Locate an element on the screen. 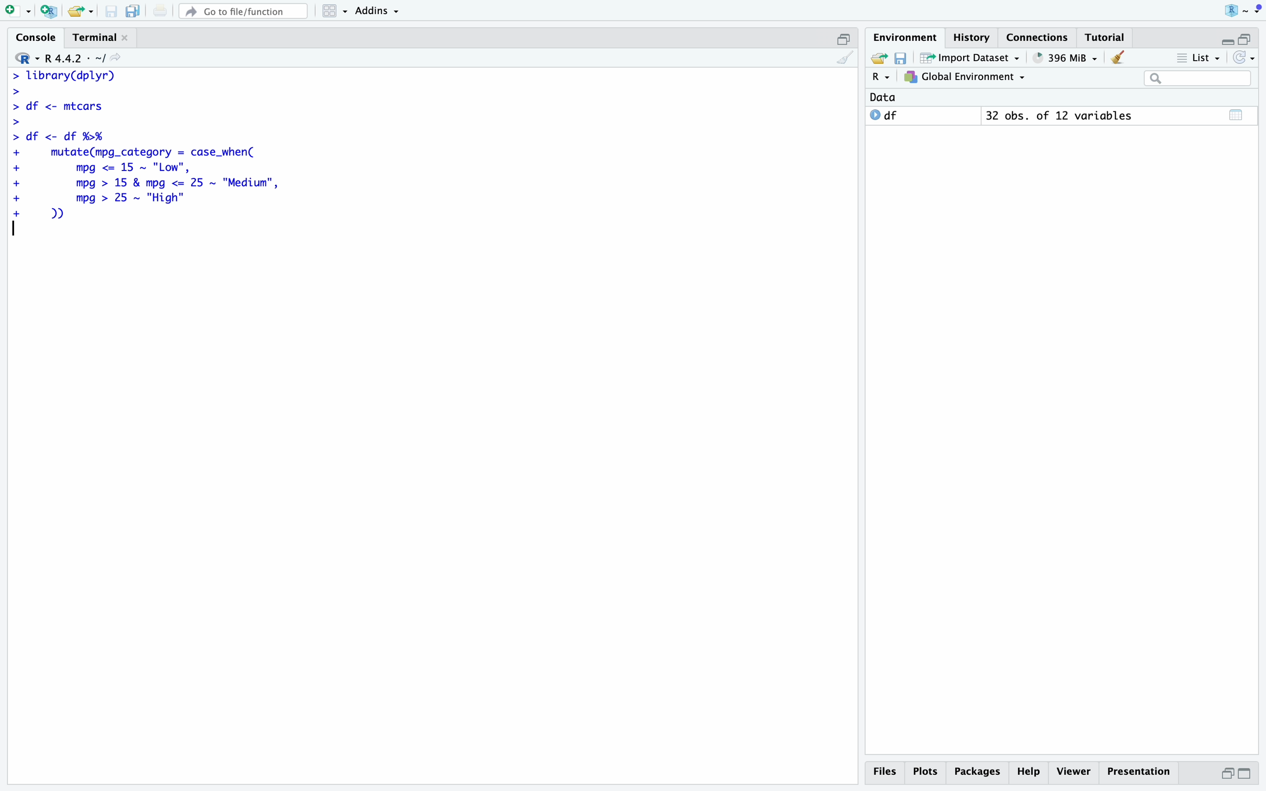  switch to full view is located at coordinates (1245, 775).